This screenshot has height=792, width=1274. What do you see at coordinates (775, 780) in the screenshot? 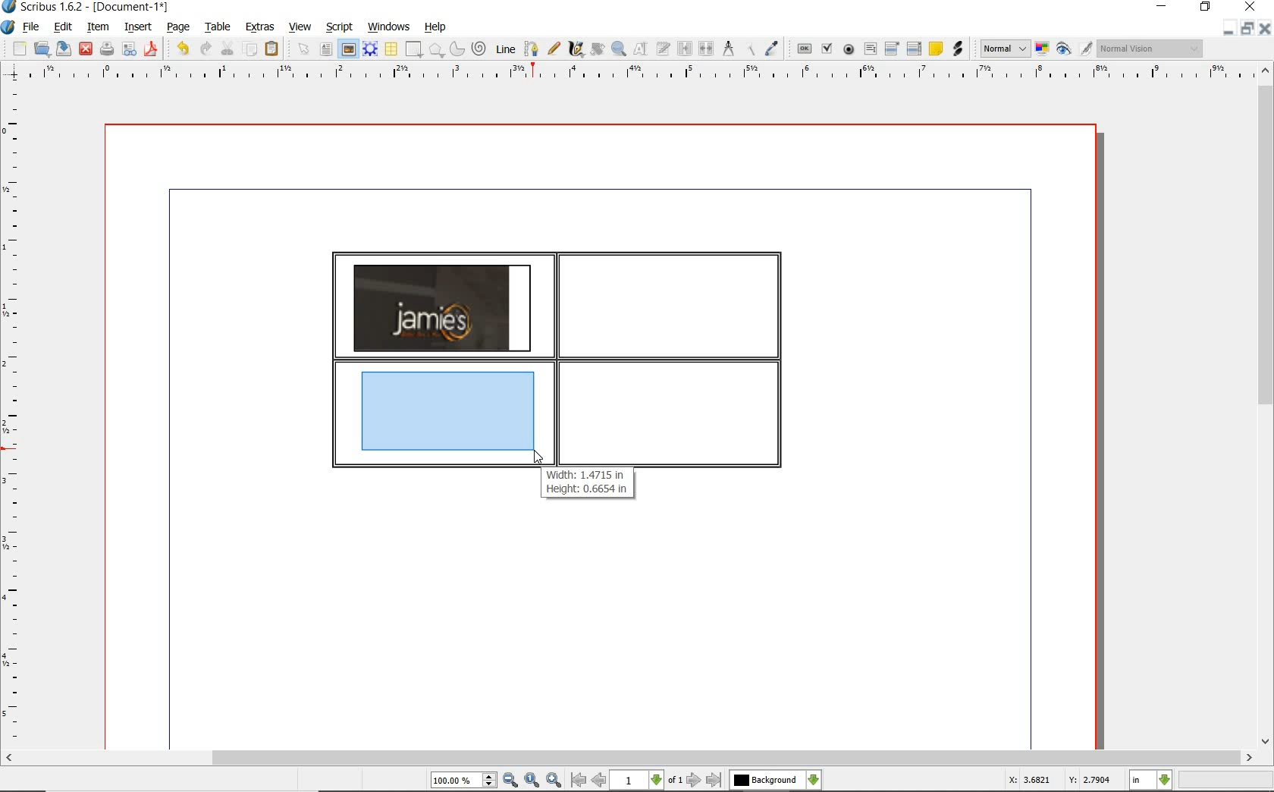
I see `select the current layer` at bounding box center [775, 780].